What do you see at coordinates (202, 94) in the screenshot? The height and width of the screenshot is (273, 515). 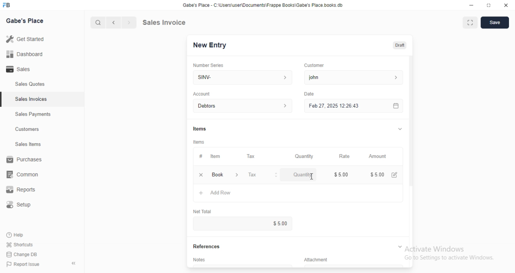 I see `Account` at bounding box center [202, 94].